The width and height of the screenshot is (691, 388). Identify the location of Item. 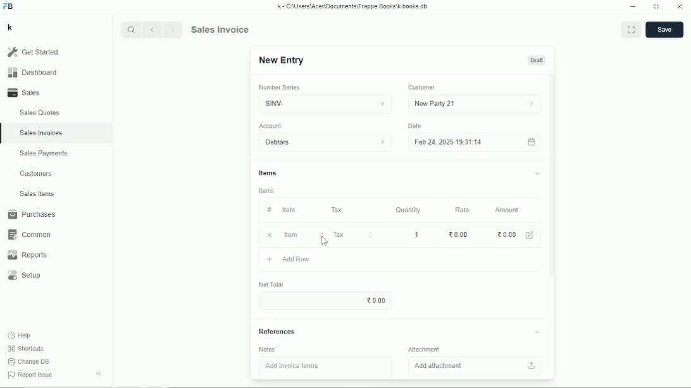
(304, 234).